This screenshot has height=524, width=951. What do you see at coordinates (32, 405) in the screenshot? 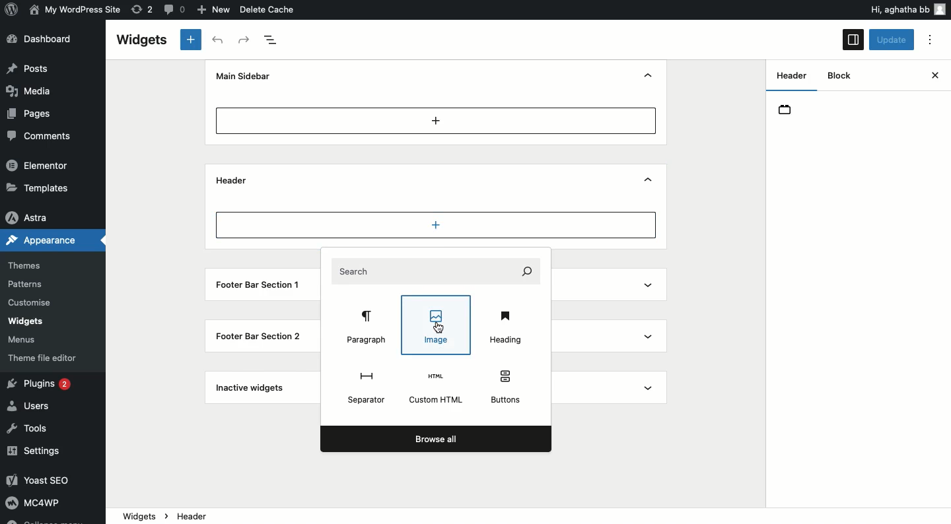
I see `Users` at bounding box center [32, 405].